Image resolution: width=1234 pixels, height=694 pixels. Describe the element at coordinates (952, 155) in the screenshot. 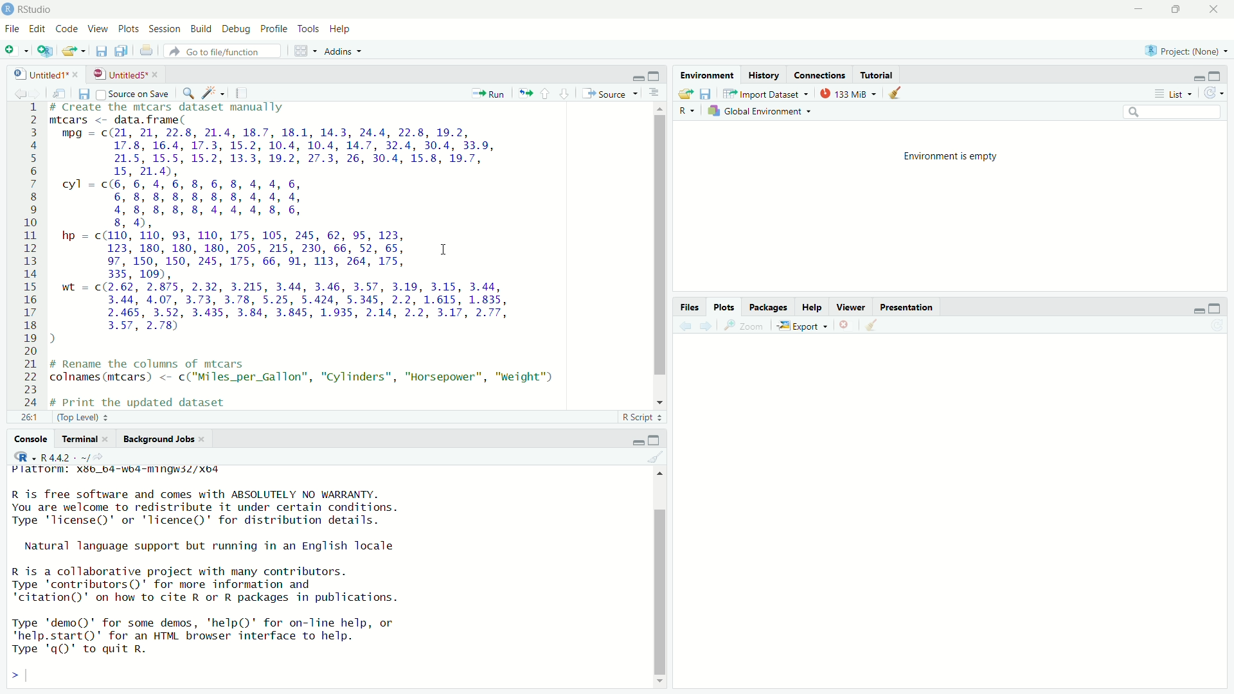

I see `Environment is empty` at that location.